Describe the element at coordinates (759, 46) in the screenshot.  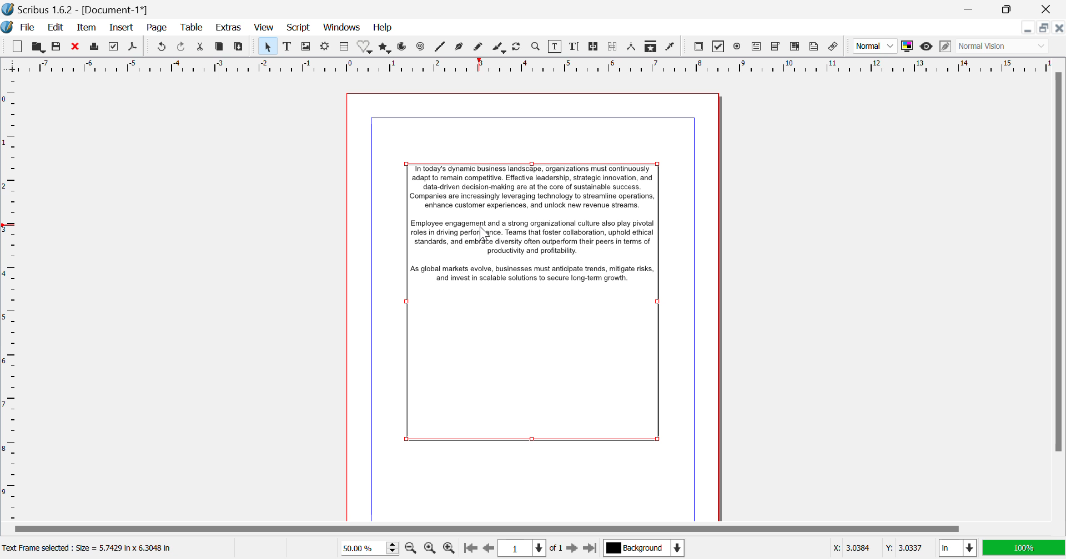
I see `Pdf Text Field` at that location.